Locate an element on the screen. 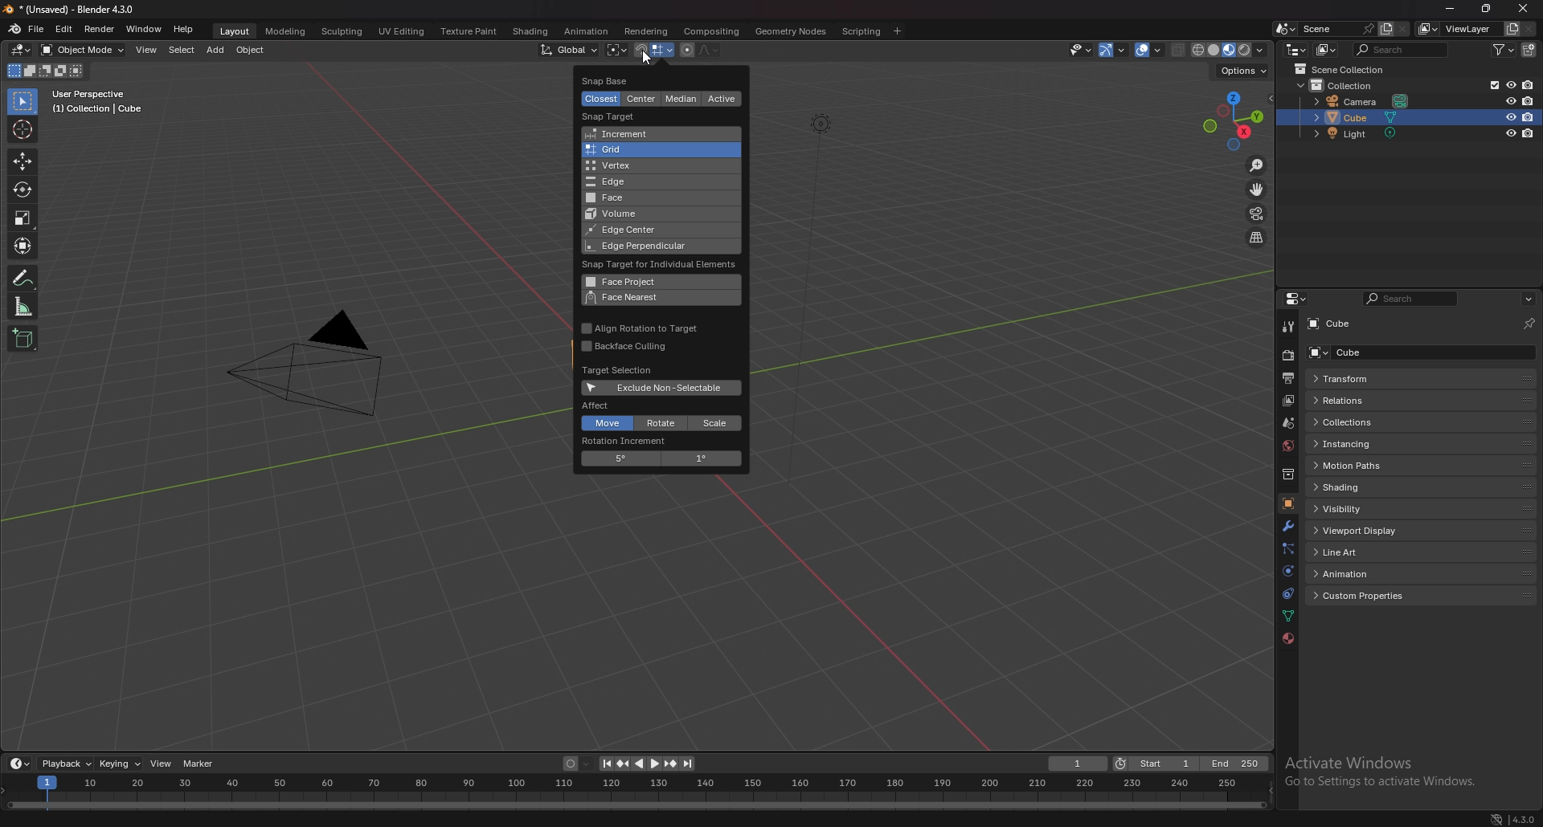 Image resolution: width=1543 pixels, height=827 pixels. object mode is located at coordinates (84, 50).